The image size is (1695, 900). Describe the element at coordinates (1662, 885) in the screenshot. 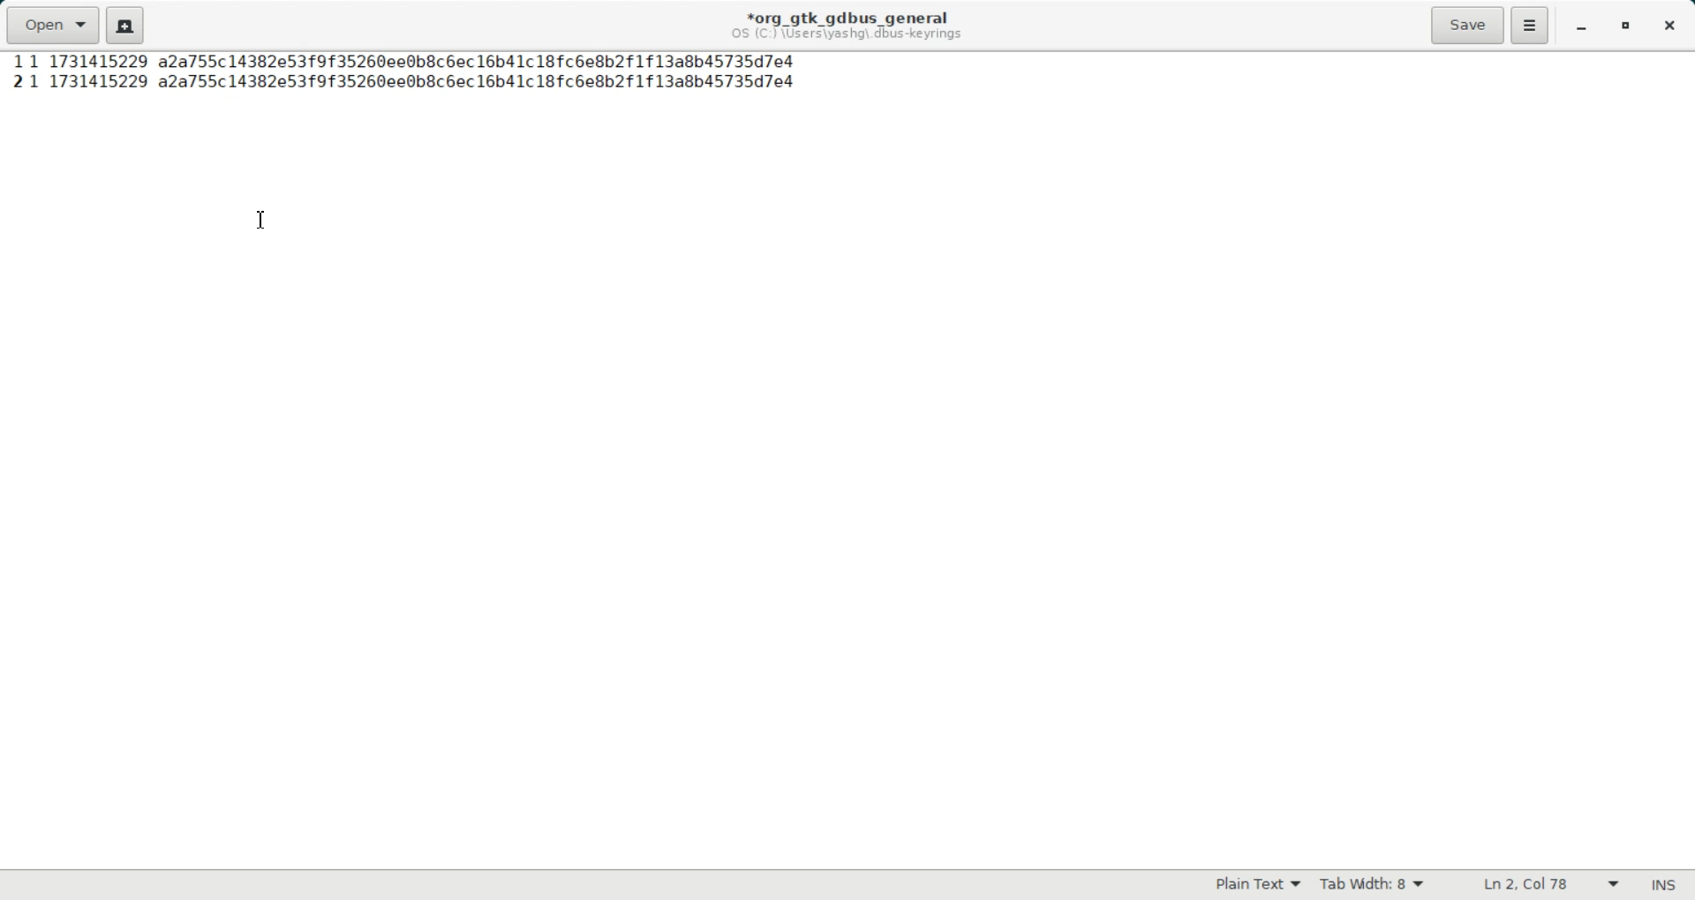

I see `Text` at that location.